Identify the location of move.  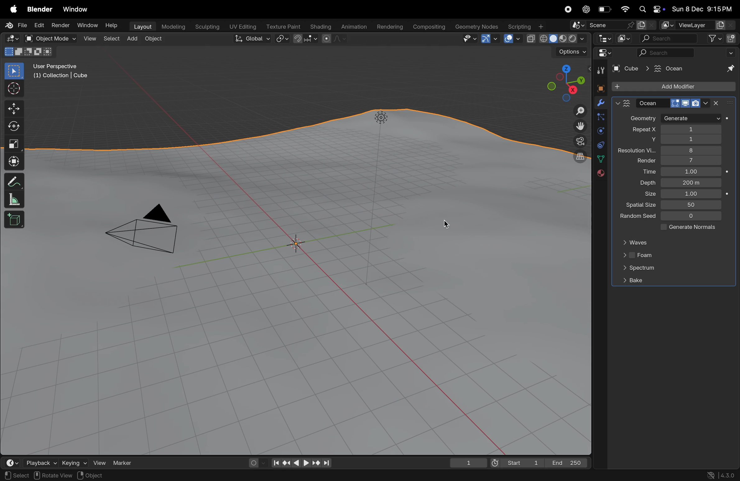
(14, 108).